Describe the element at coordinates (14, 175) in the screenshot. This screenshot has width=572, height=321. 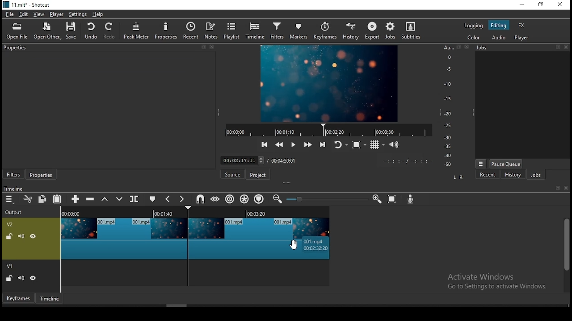
I see `filters` at that location.